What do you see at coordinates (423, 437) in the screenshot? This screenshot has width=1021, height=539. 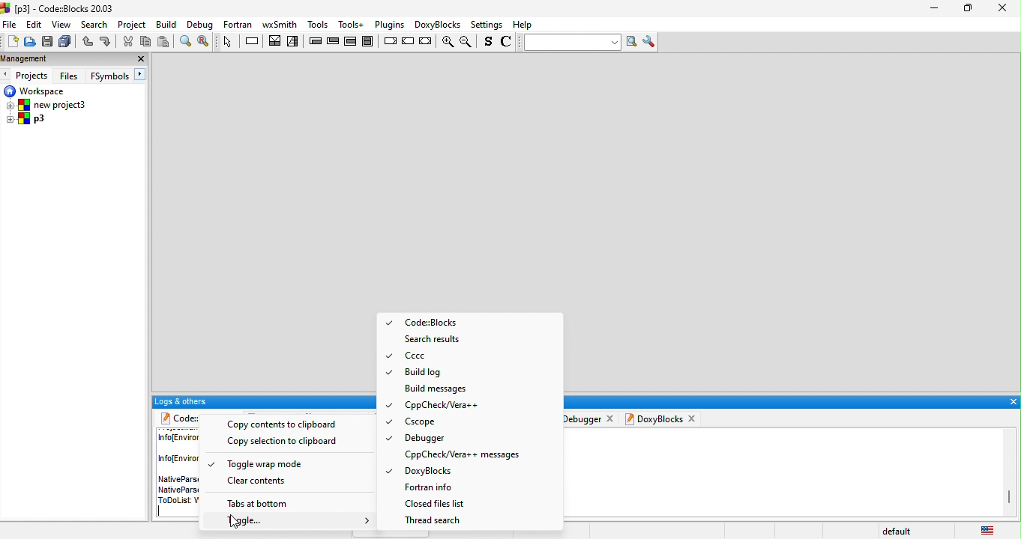 I see `Debugger` at bounding box center [423, 437].